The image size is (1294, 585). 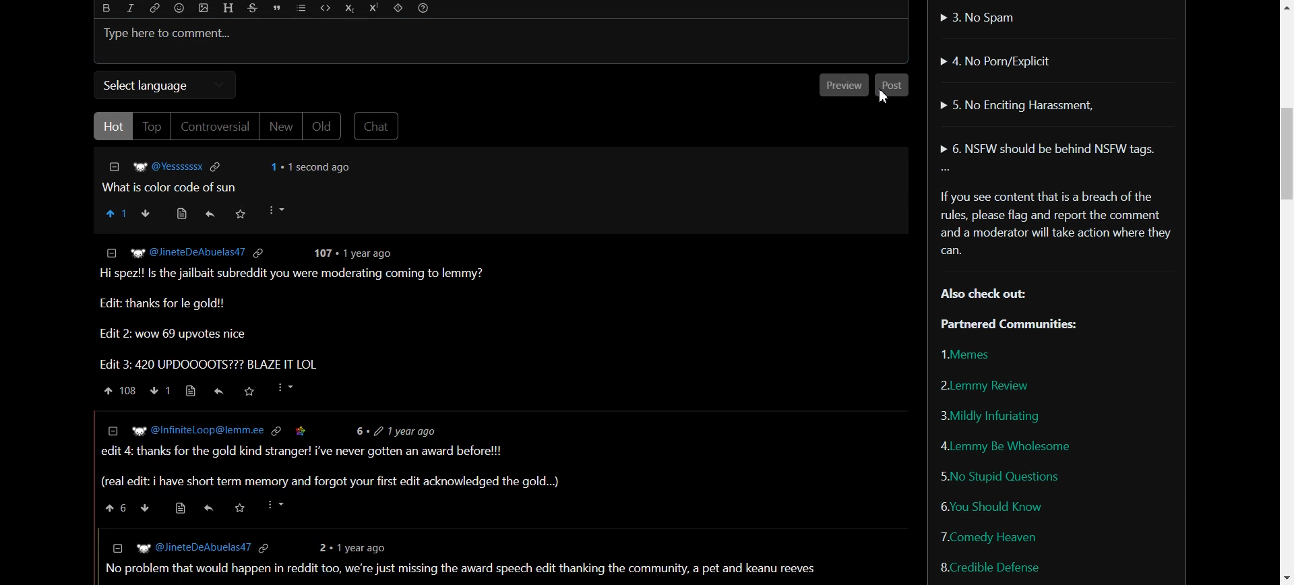 I want to click on collapse, so click(x=111, y=431).